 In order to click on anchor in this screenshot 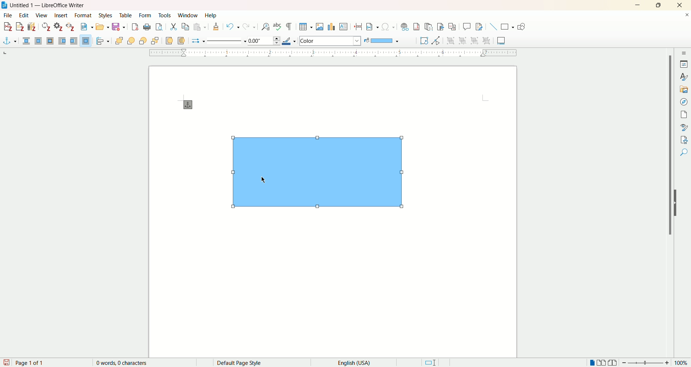, I will do `click(9, 41)`.